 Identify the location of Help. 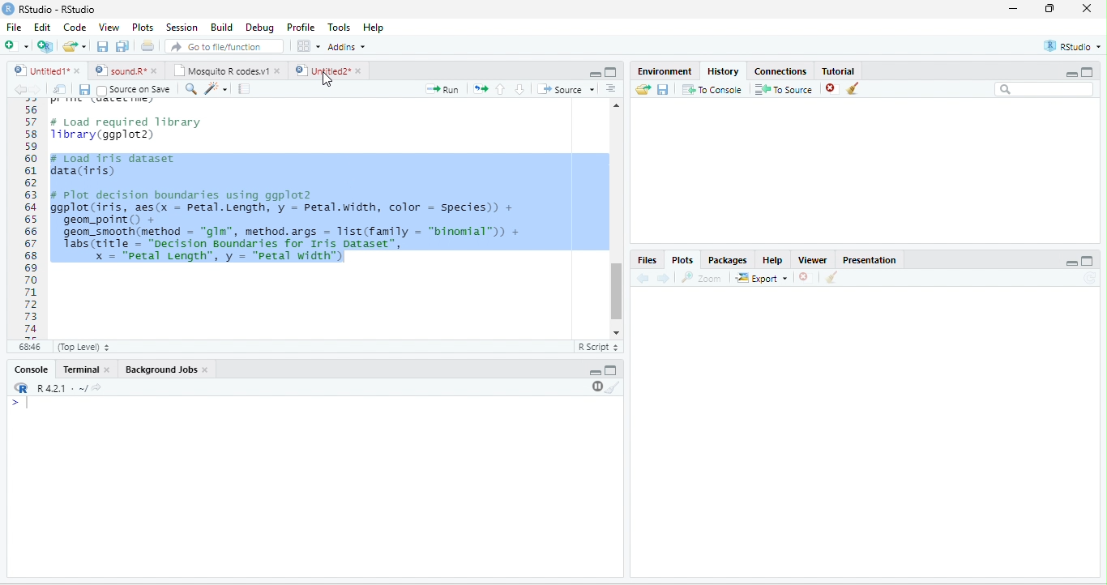
(773, 260).